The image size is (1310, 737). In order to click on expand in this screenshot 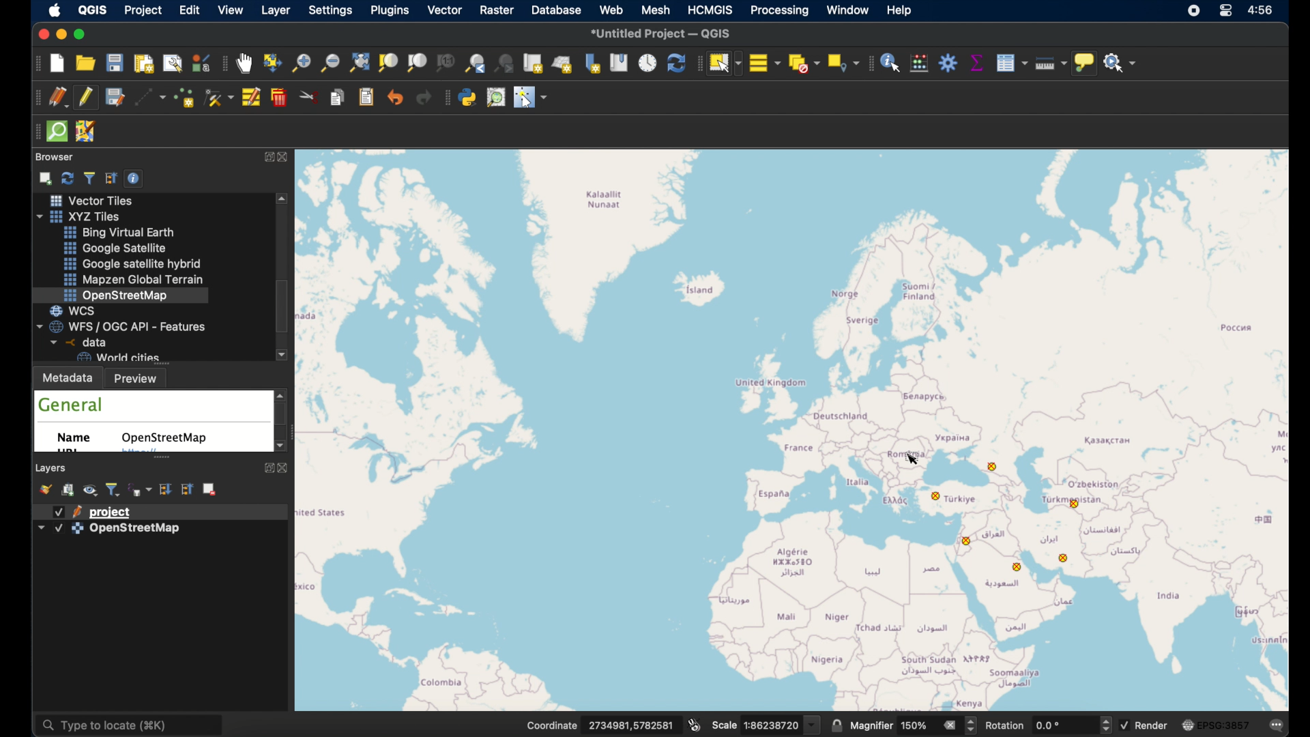, I will do `click(265, 157)`.